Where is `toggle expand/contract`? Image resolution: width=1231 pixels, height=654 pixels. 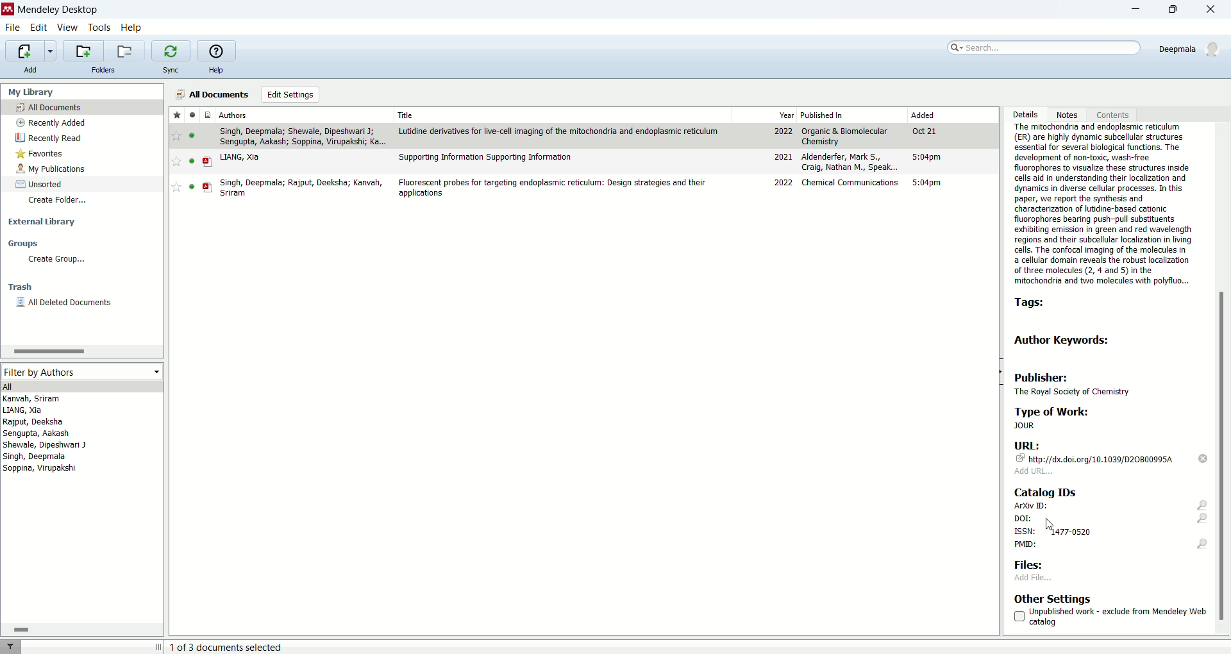
toggle expand/contract is located at coordinates (159, 646).